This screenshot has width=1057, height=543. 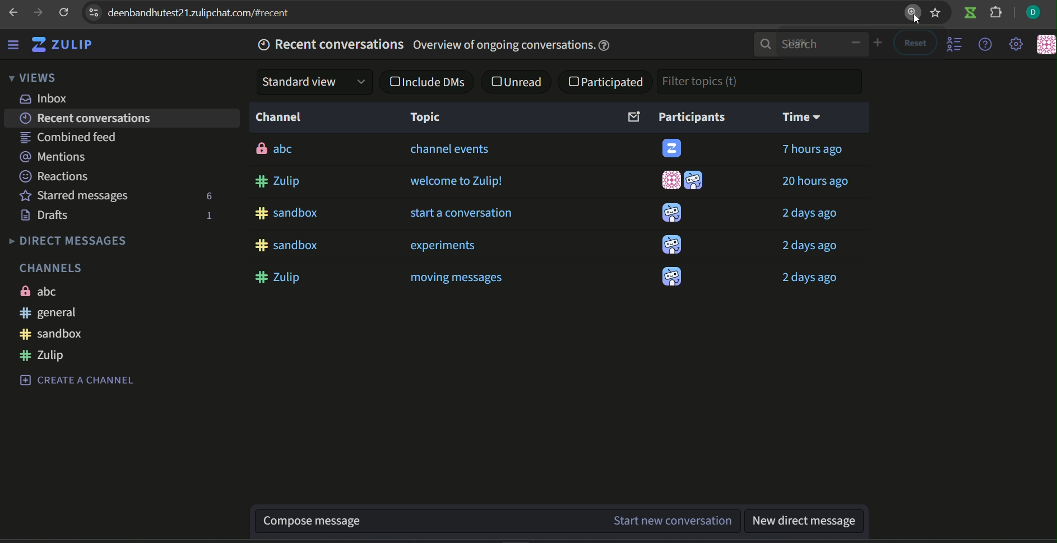 I want to click on bookmark, so click(x=936, y=13).